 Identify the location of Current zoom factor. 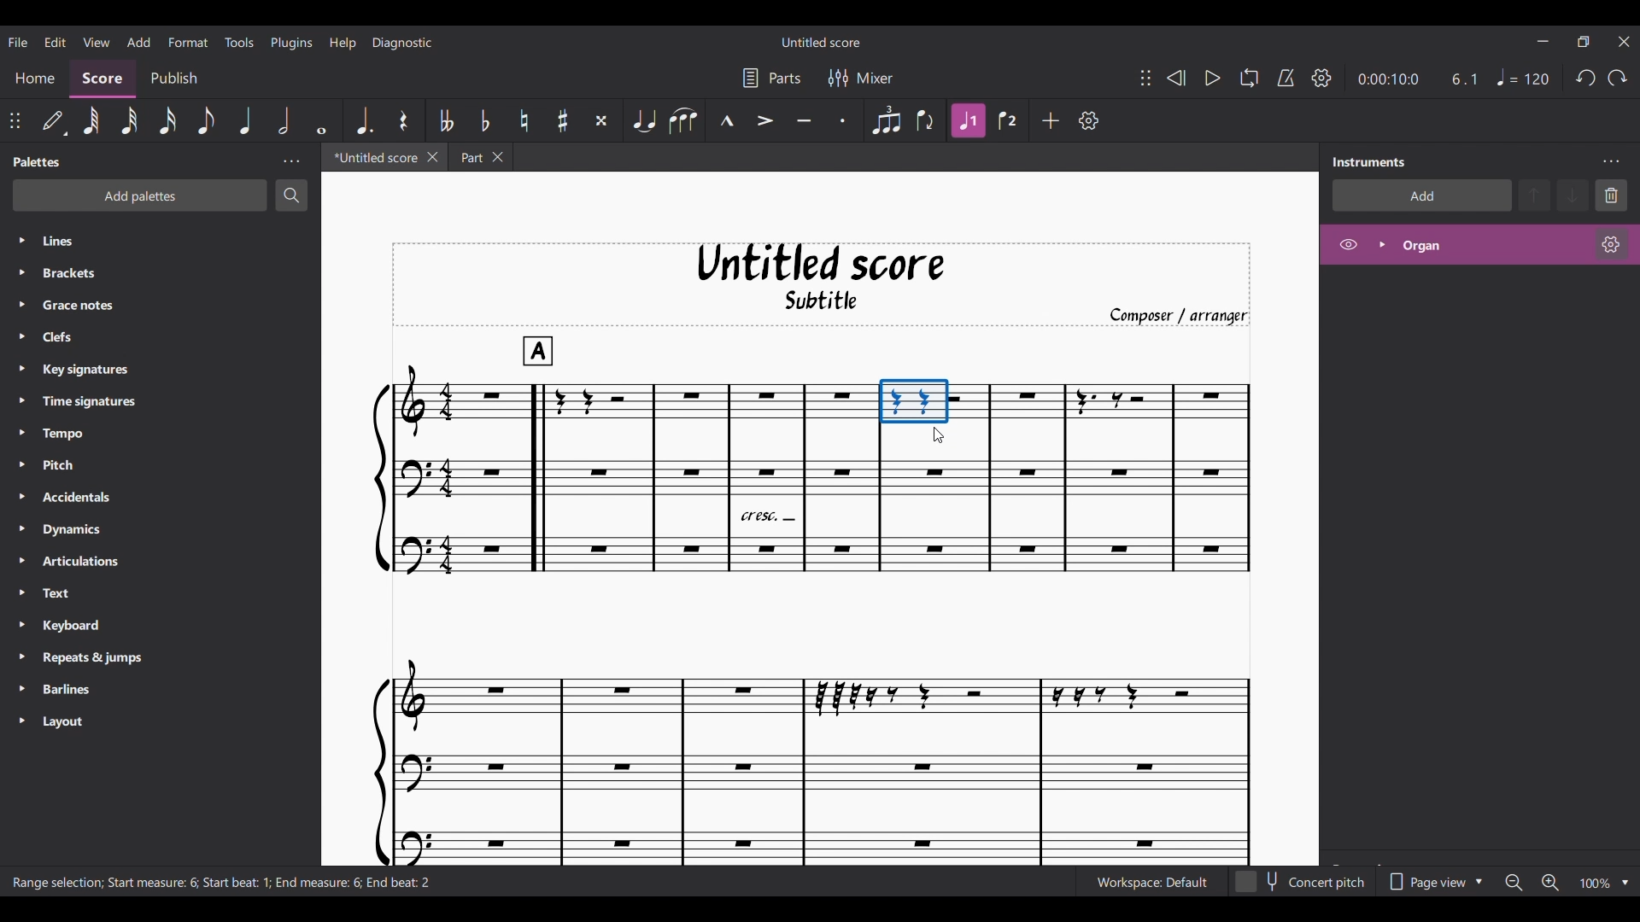
(1596, 884).